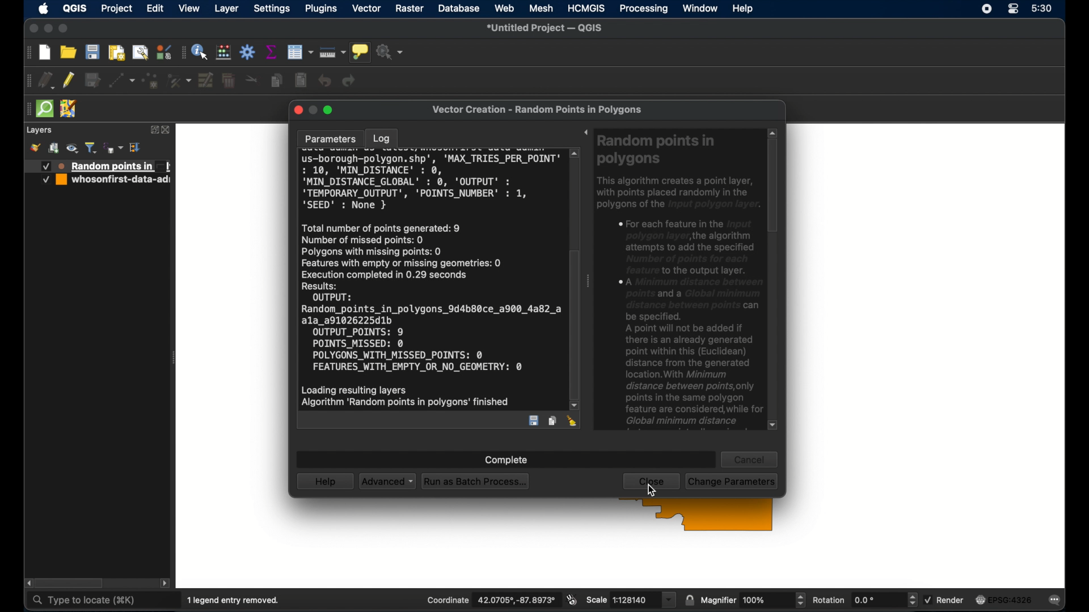 The image size is (1089, 612). I want to click on scroll up arrow, so click(773, 132).